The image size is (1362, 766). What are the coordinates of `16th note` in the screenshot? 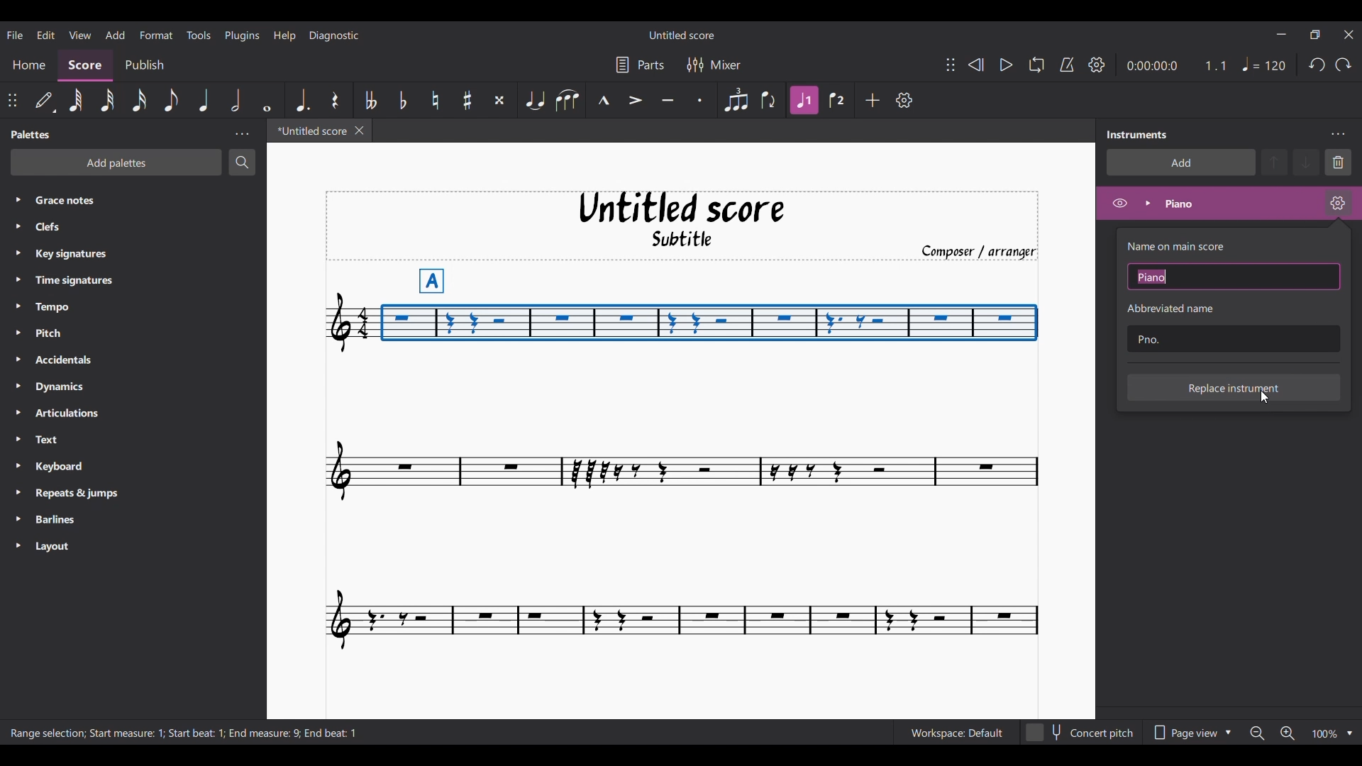 It's located at (139, 99).